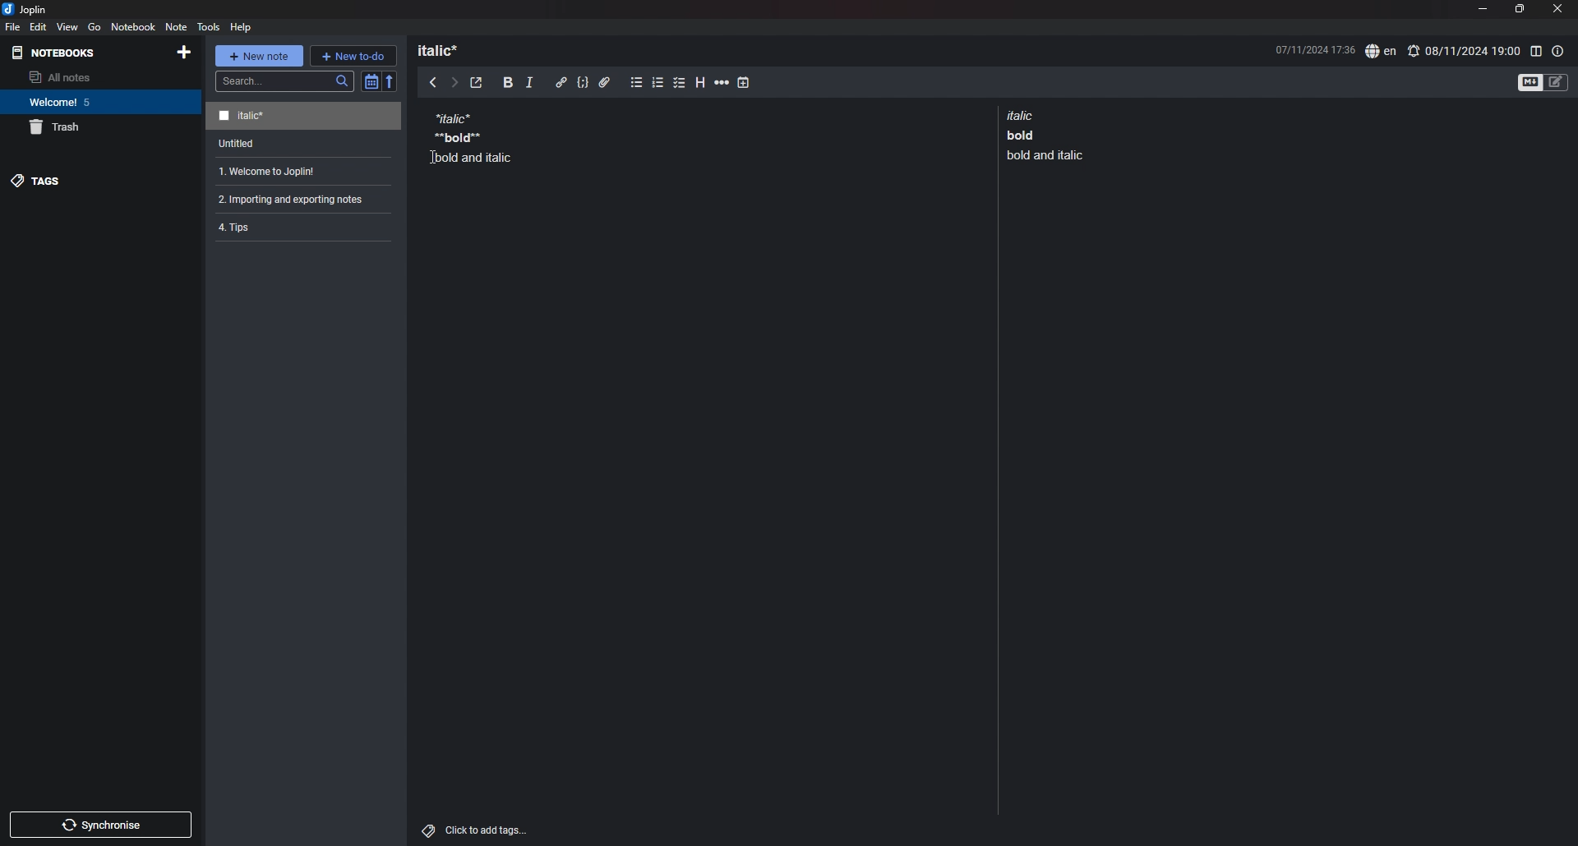  I want to click on all notes, so click(96, 77).